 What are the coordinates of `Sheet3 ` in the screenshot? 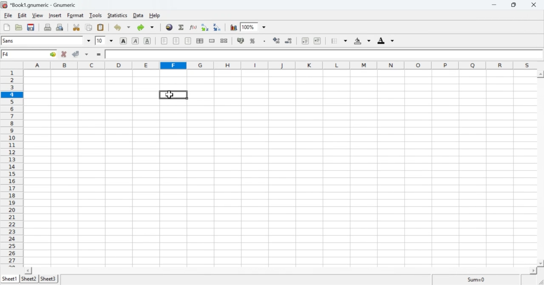 It's located at (50, 279).